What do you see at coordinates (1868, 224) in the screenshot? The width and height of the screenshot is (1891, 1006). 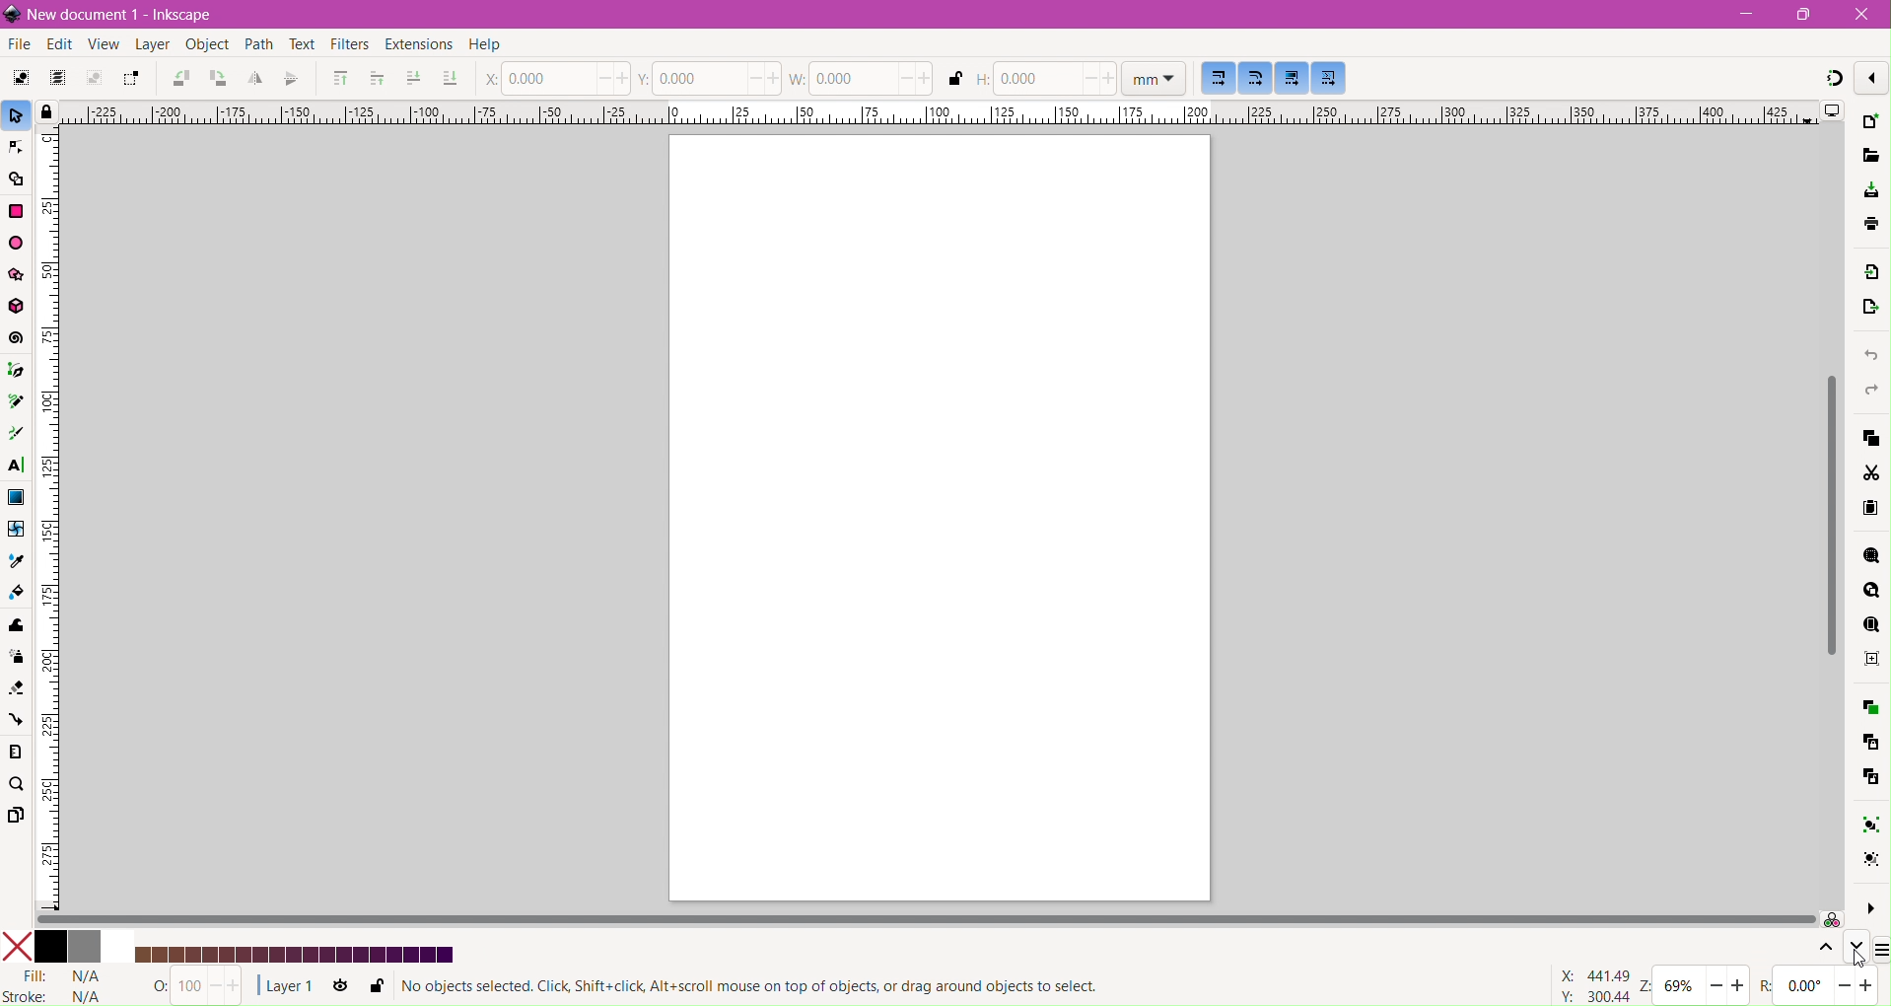 I see `save` at bounding box center [1868, 224].